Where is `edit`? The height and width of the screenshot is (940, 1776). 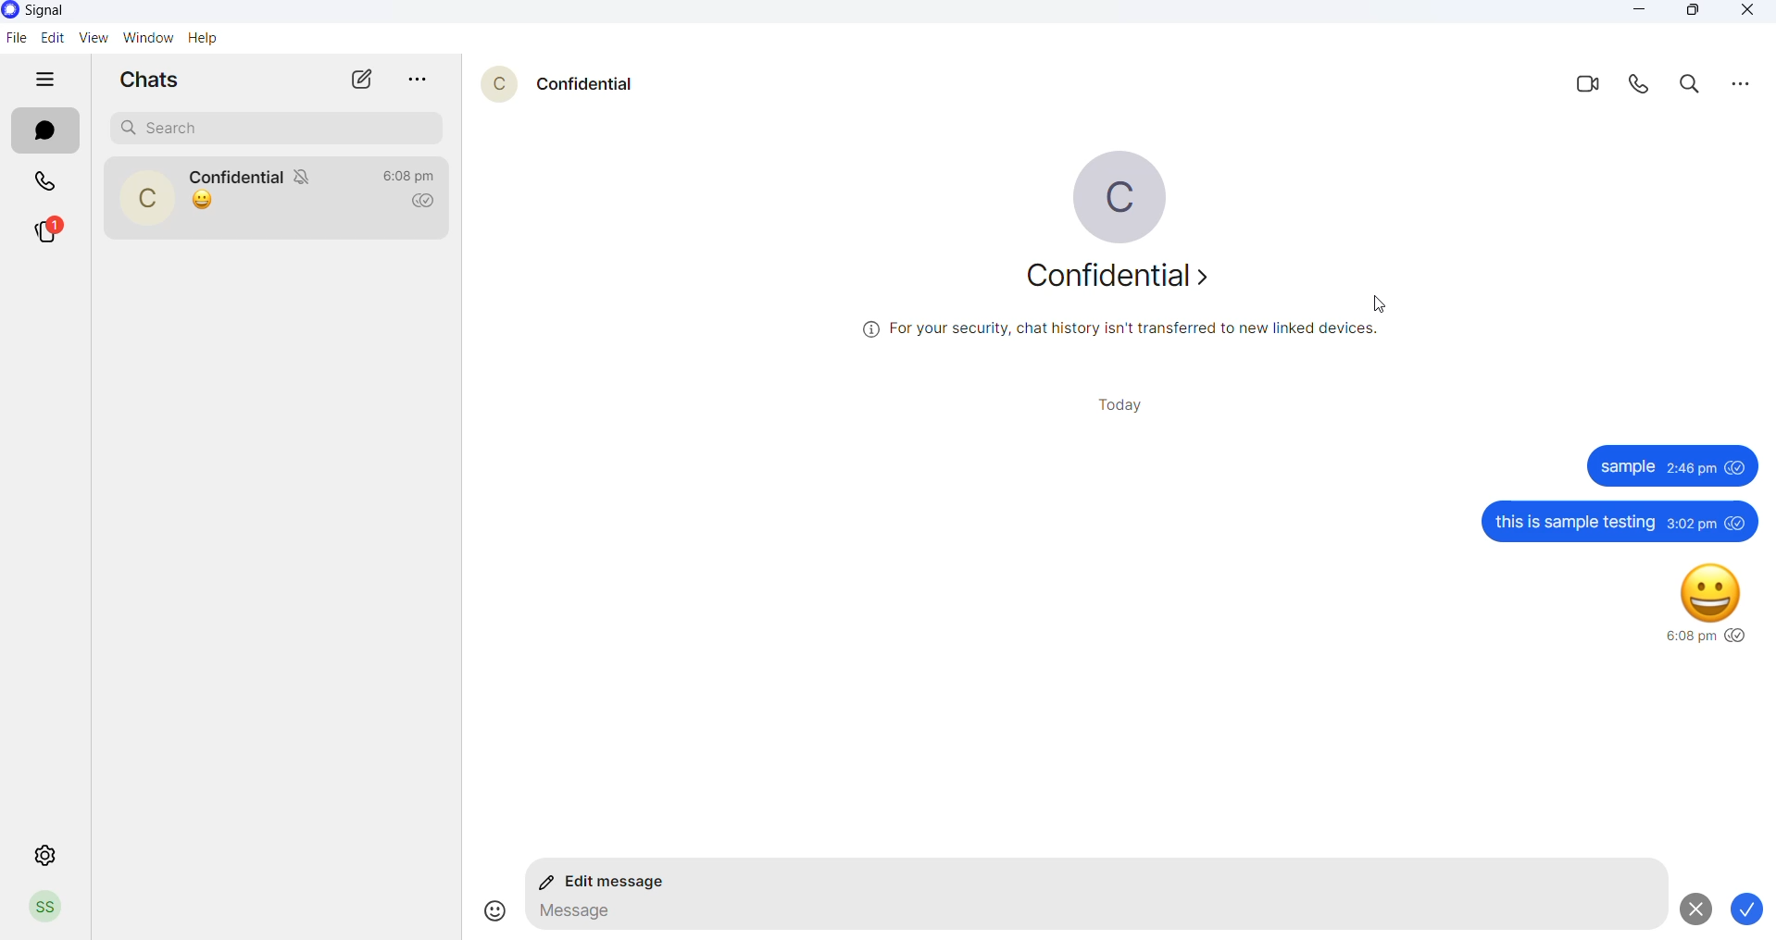 edit is located at coordinates (51, 38).